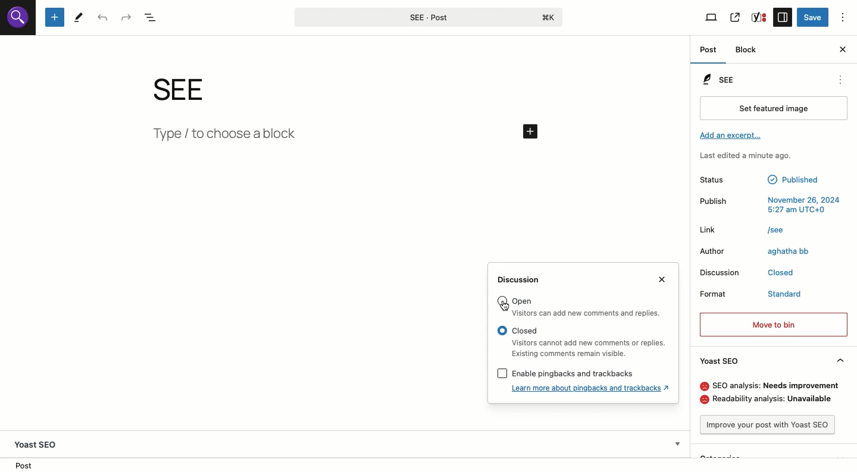  I want to click on Add an excerpt, so click(733, 136).